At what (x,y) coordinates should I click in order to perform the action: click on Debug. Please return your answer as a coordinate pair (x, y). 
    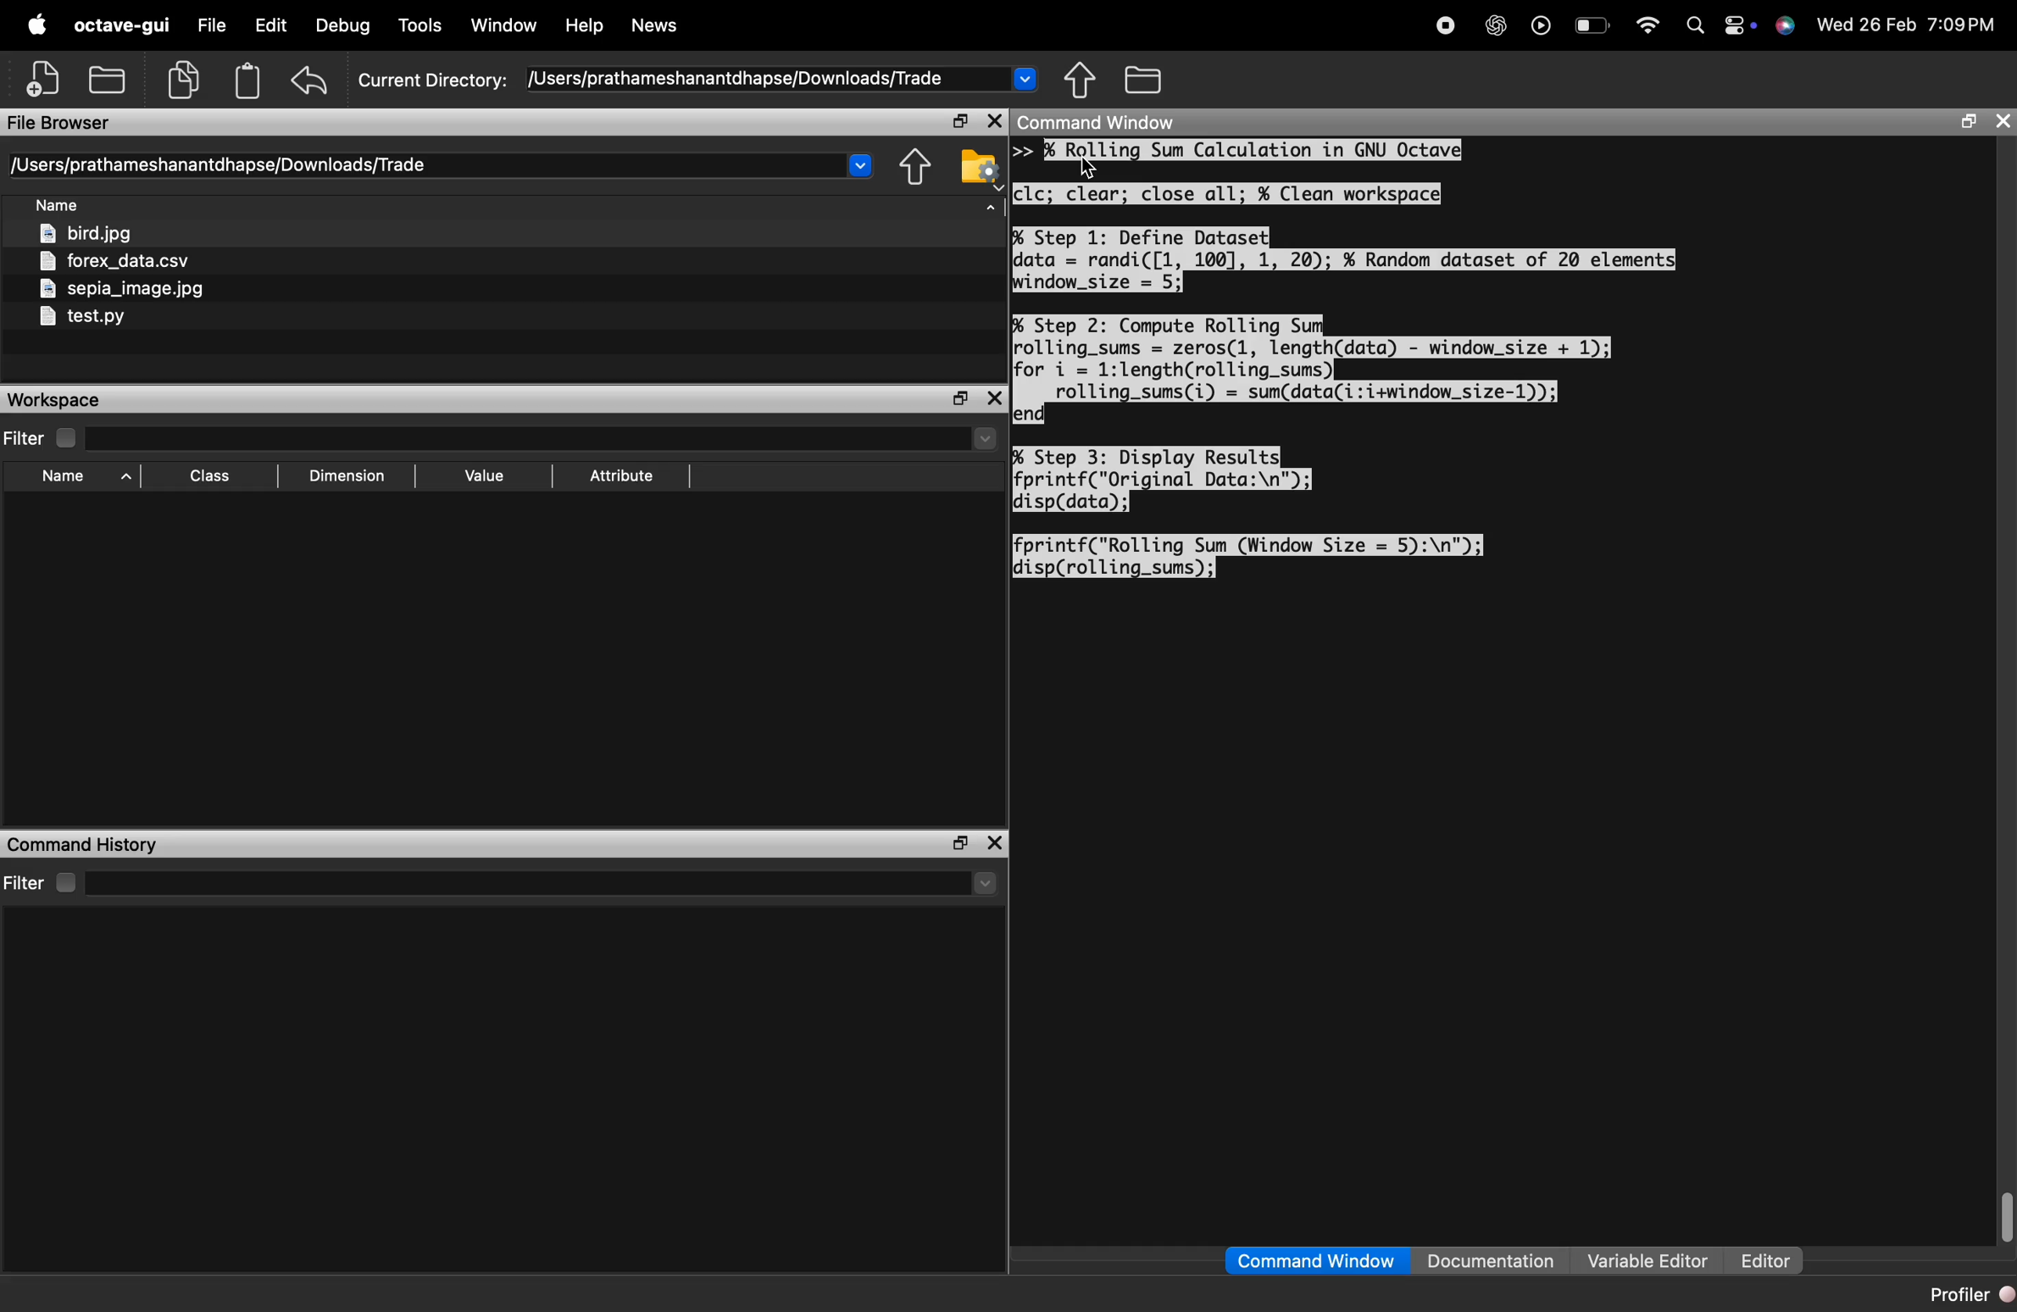
    Looking at the image, I should click on (342, 25).